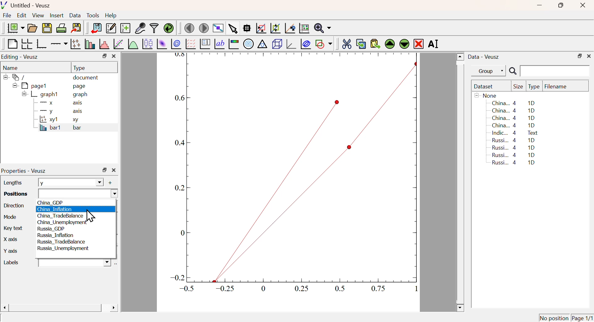 Image resolution: width=594 pixels, height=322 pixels. What do you see at coordinates (514, 110) in the screenshot?
I see `China... 4 1D` at bounding box center [514, 110].